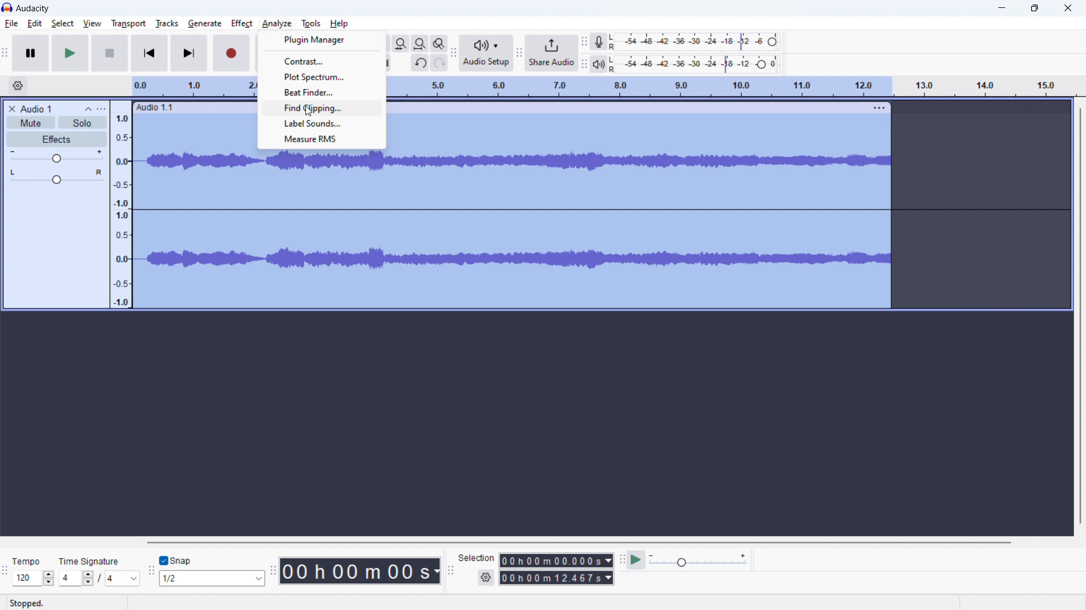  I want to click on gain, so click(57, 156).